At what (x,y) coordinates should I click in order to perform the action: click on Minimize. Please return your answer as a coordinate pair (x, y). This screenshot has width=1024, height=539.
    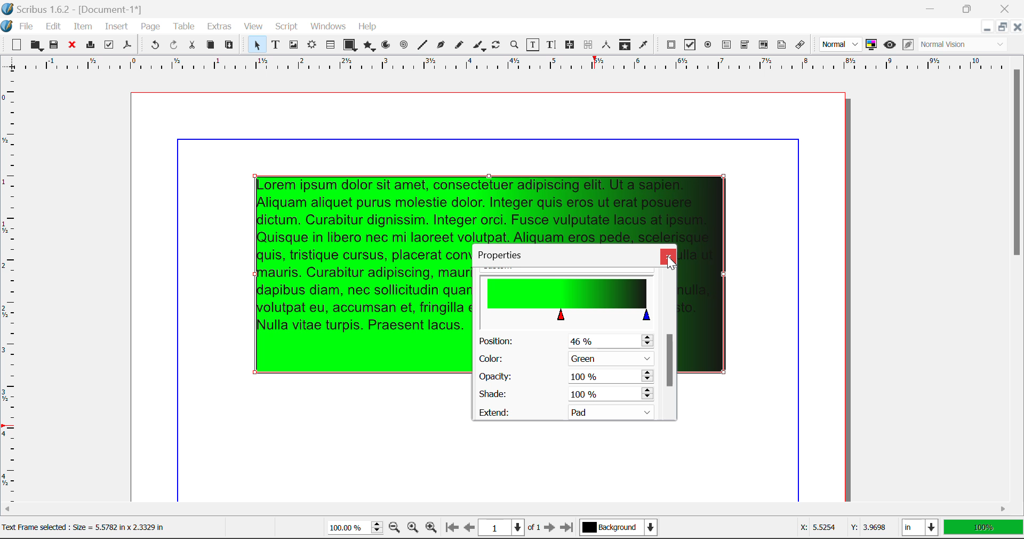
    Looking at the image, I should click on (967, 7).